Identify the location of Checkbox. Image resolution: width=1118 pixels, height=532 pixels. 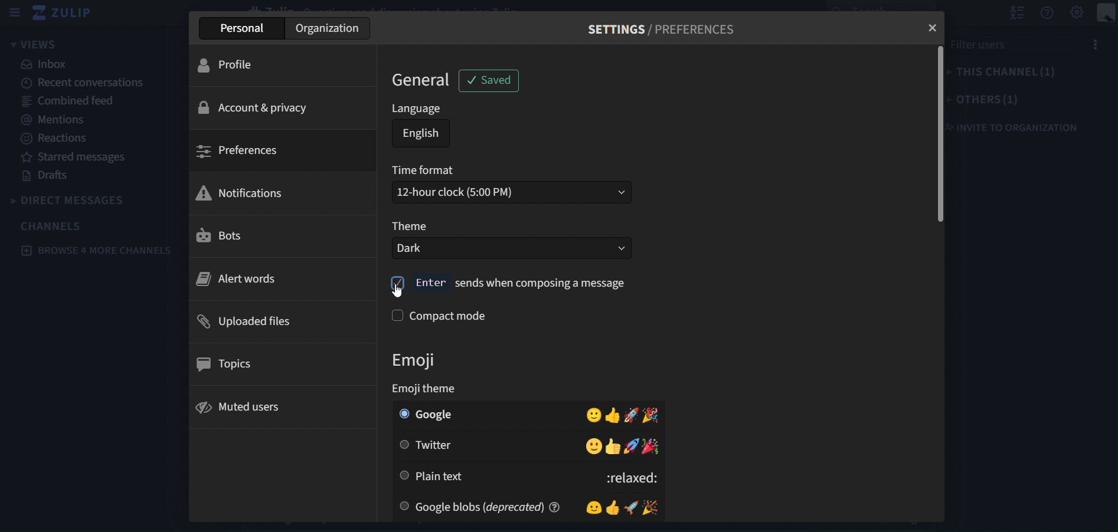
(402, 413).